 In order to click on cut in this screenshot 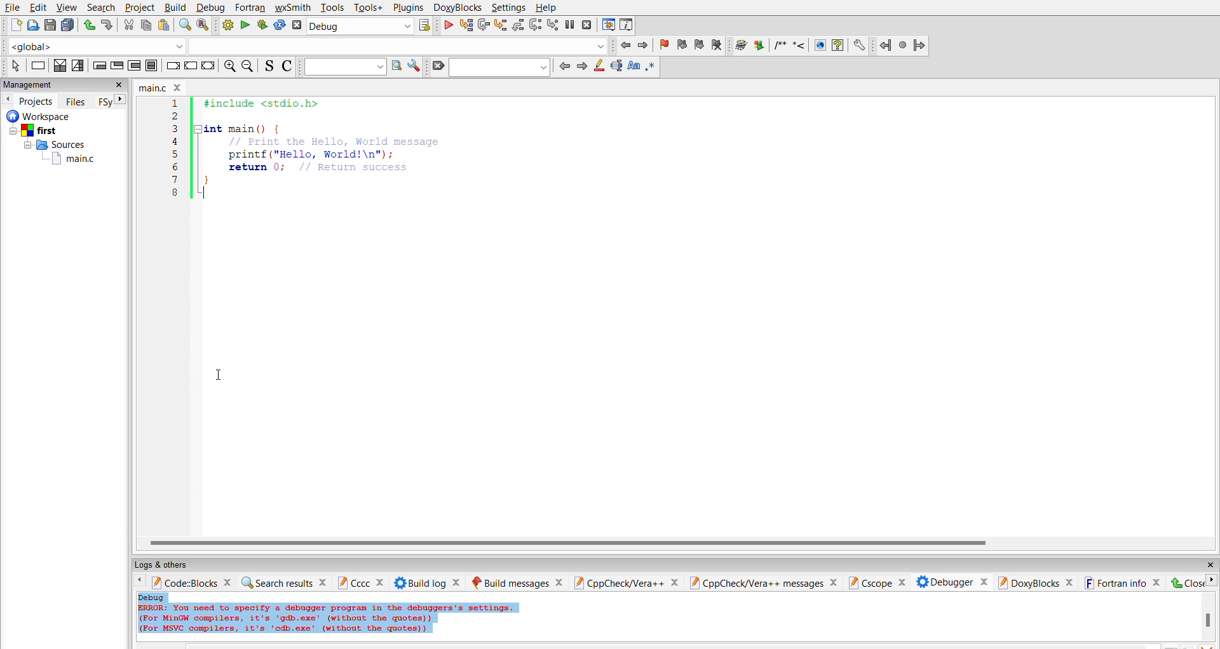, I will do `click(128, 25)`.